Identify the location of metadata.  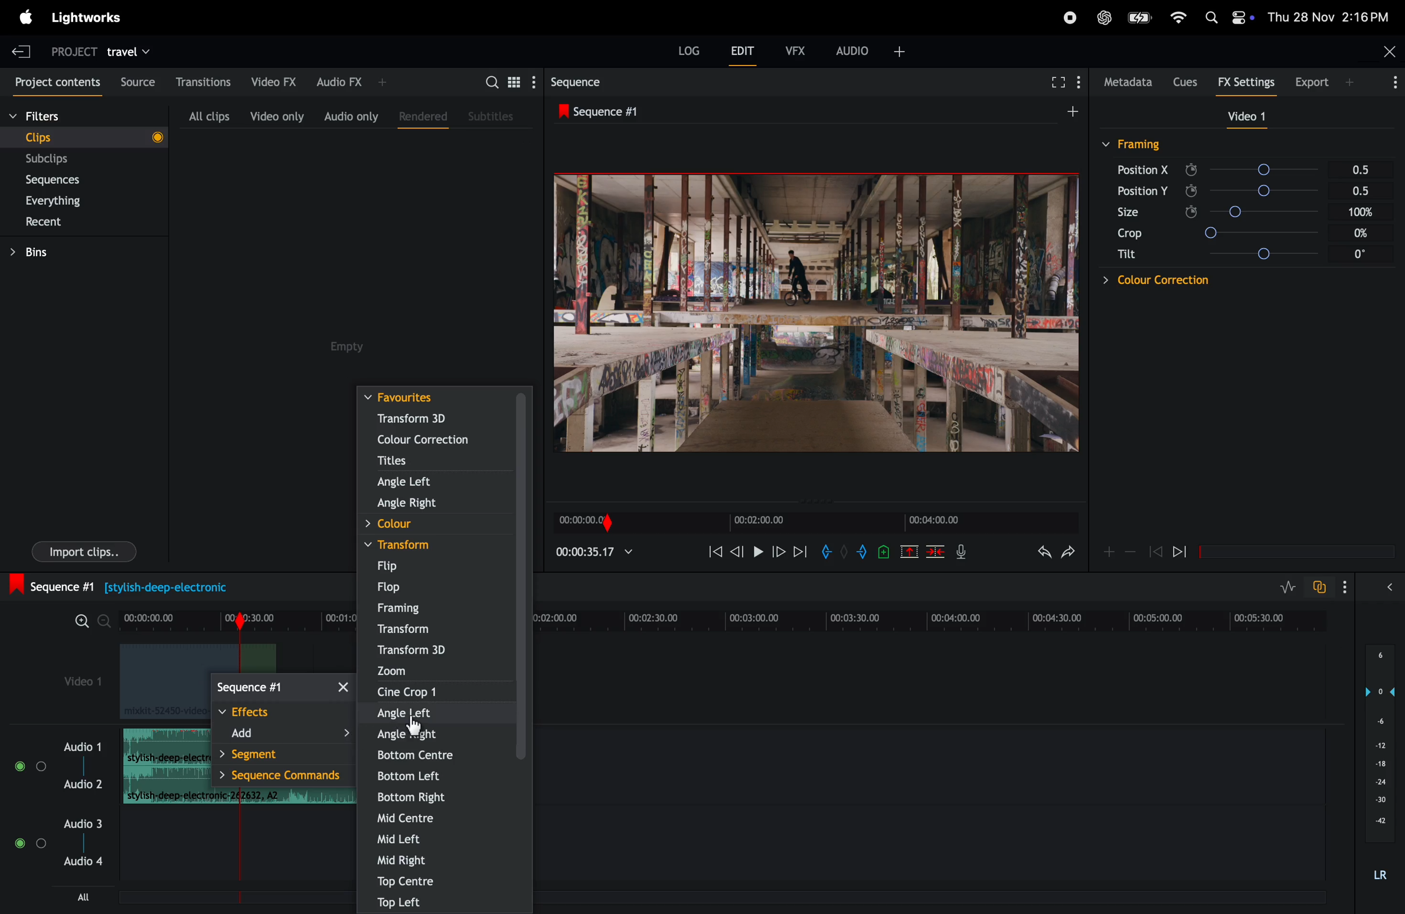
(1125, 82).